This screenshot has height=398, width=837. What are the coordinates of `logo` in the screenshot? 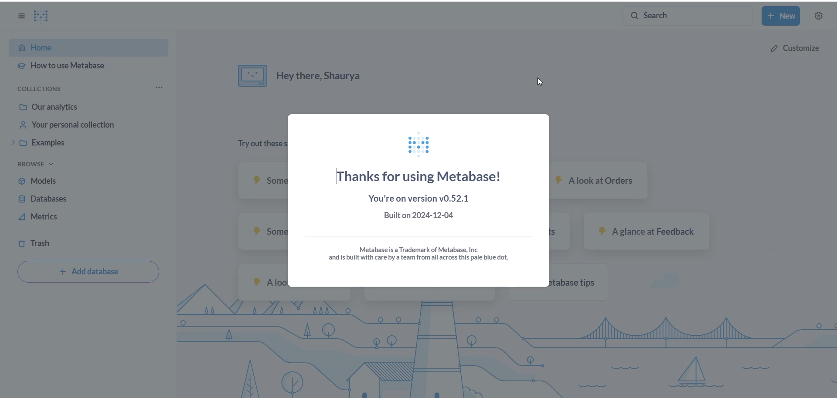 It's located at (420, 142).